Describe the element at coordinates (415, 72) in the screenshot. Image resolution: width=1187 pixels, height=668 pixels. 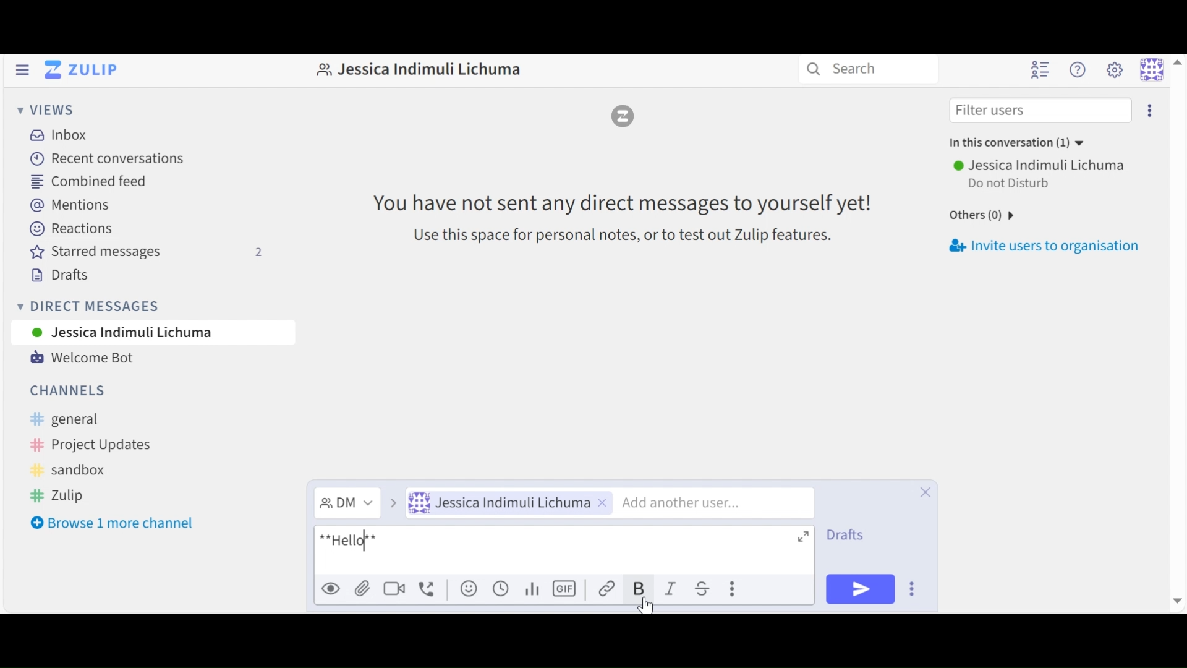
I see `Jessica Indimuli Lichuma` at that location.